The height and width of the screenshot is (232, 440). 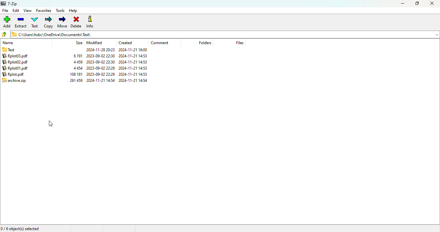 What do you see at coordinates (205, 43) in the screenshot?
I see `folders` at bounding box center [205, 43].